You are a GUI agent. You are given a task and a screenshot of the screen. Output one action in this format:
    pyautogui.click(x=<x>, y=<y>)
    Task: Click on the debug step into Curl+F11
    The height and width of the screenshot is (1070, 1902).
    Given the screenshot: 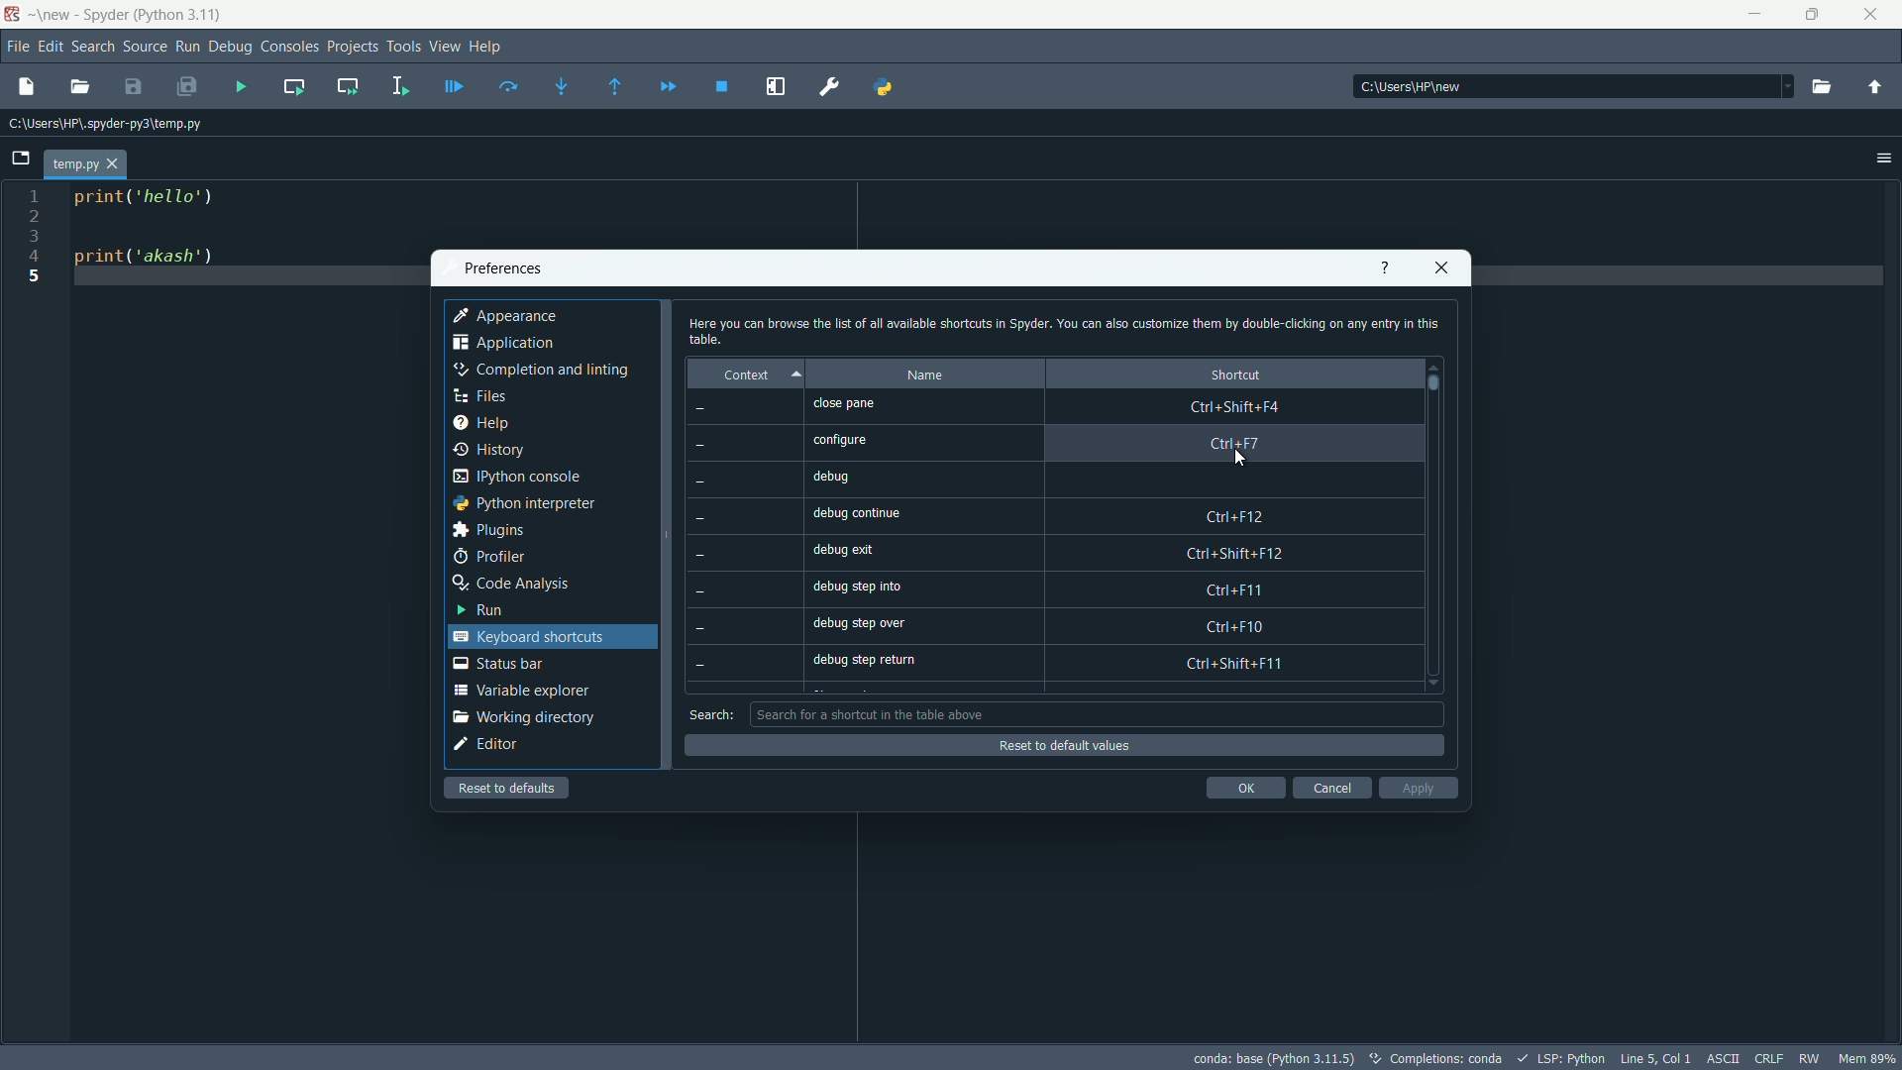 What is the action you would take?
    pyautogui.click(x=1079, y=588)
    